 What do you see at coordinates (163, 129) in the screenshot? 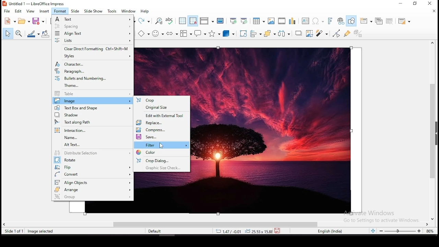
I see `compress` at bounding box center [163, 129].